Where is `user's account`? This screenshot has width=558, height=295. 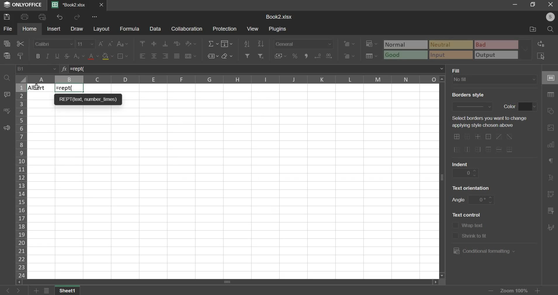 user's account is located at coordinates (549, 16).